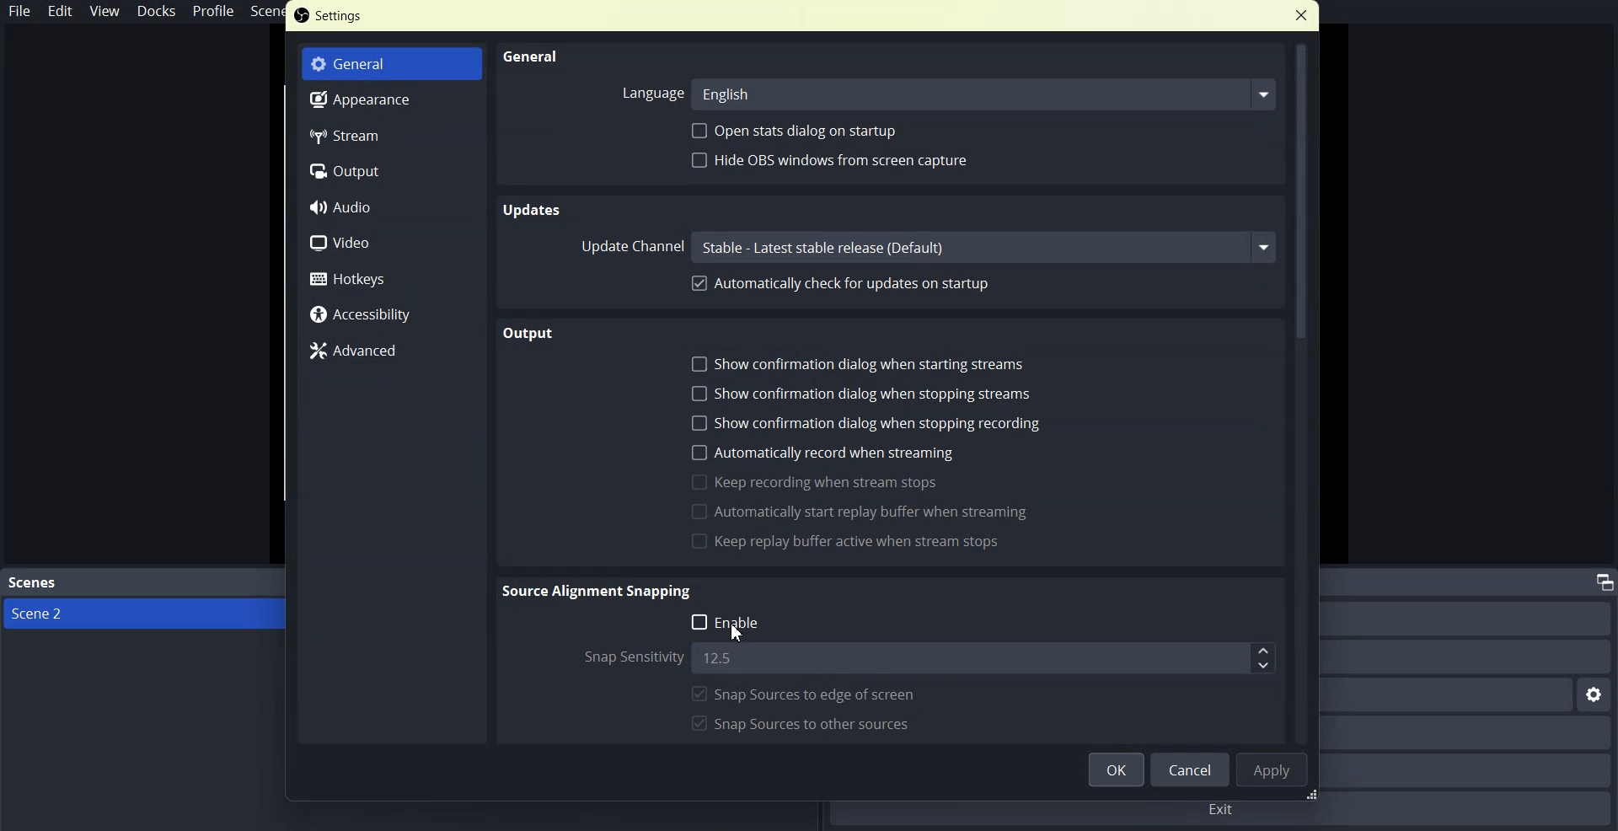 The height and width of the screenshot is (831, 1618). What do you see at coordinates (597, 590) in the screenshot?
I see `Source Alignment Snapping` at bounding box center [597, 590].